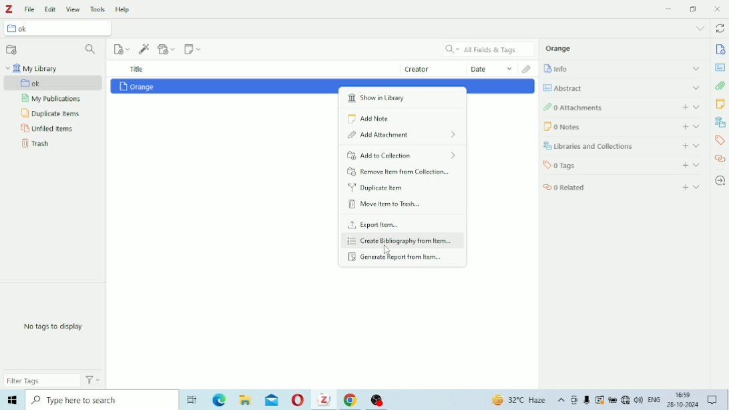 This screenshot has width=729, height=410. Describe the element at coordinates (220, 401) in the screenshot. I see `Microsoft Edge` at that location.